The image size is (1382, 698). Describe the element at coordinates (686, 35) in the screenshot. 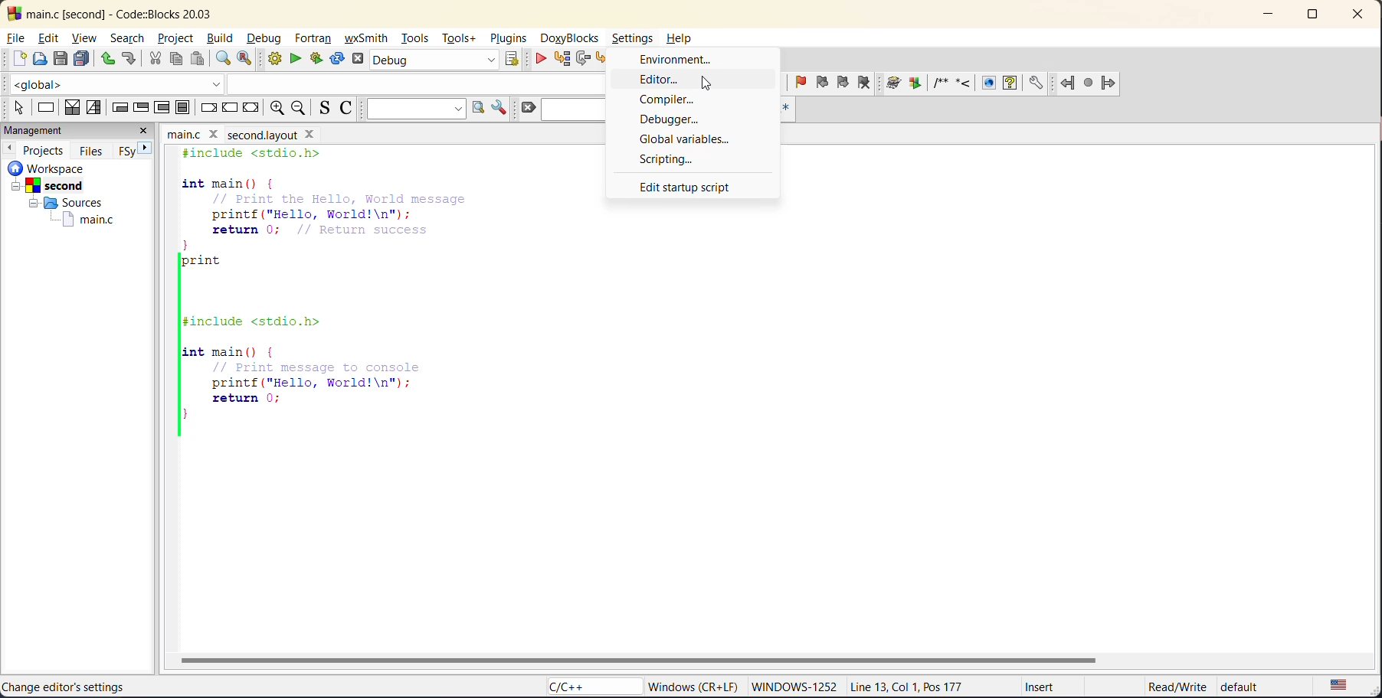

I see `Help` at that location.